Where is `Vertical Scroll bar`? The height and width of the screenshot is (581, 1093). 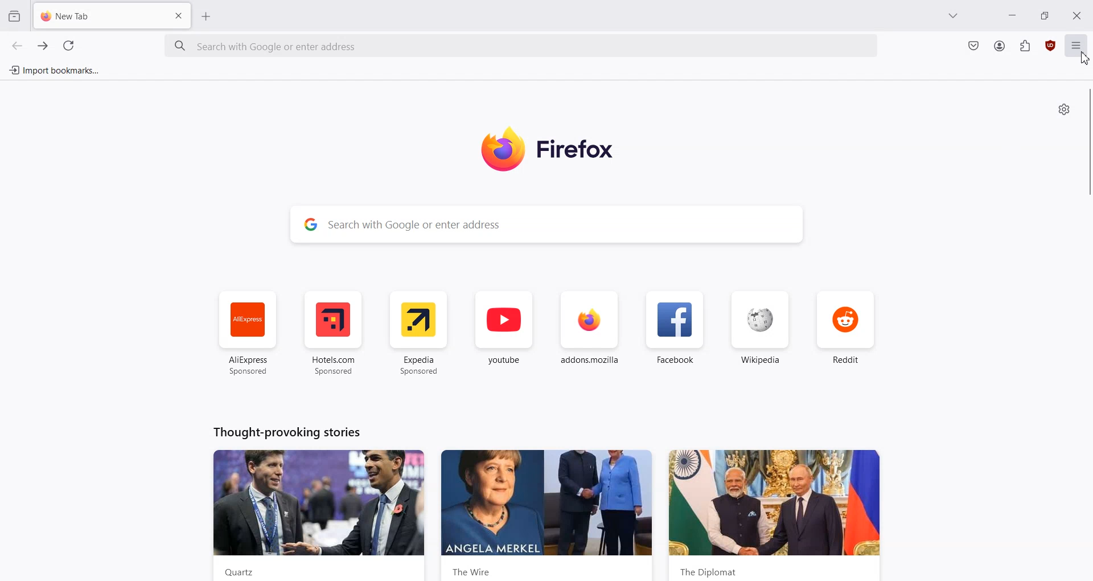
Vertical Scroll bar is located at coordinates (1086, 143).